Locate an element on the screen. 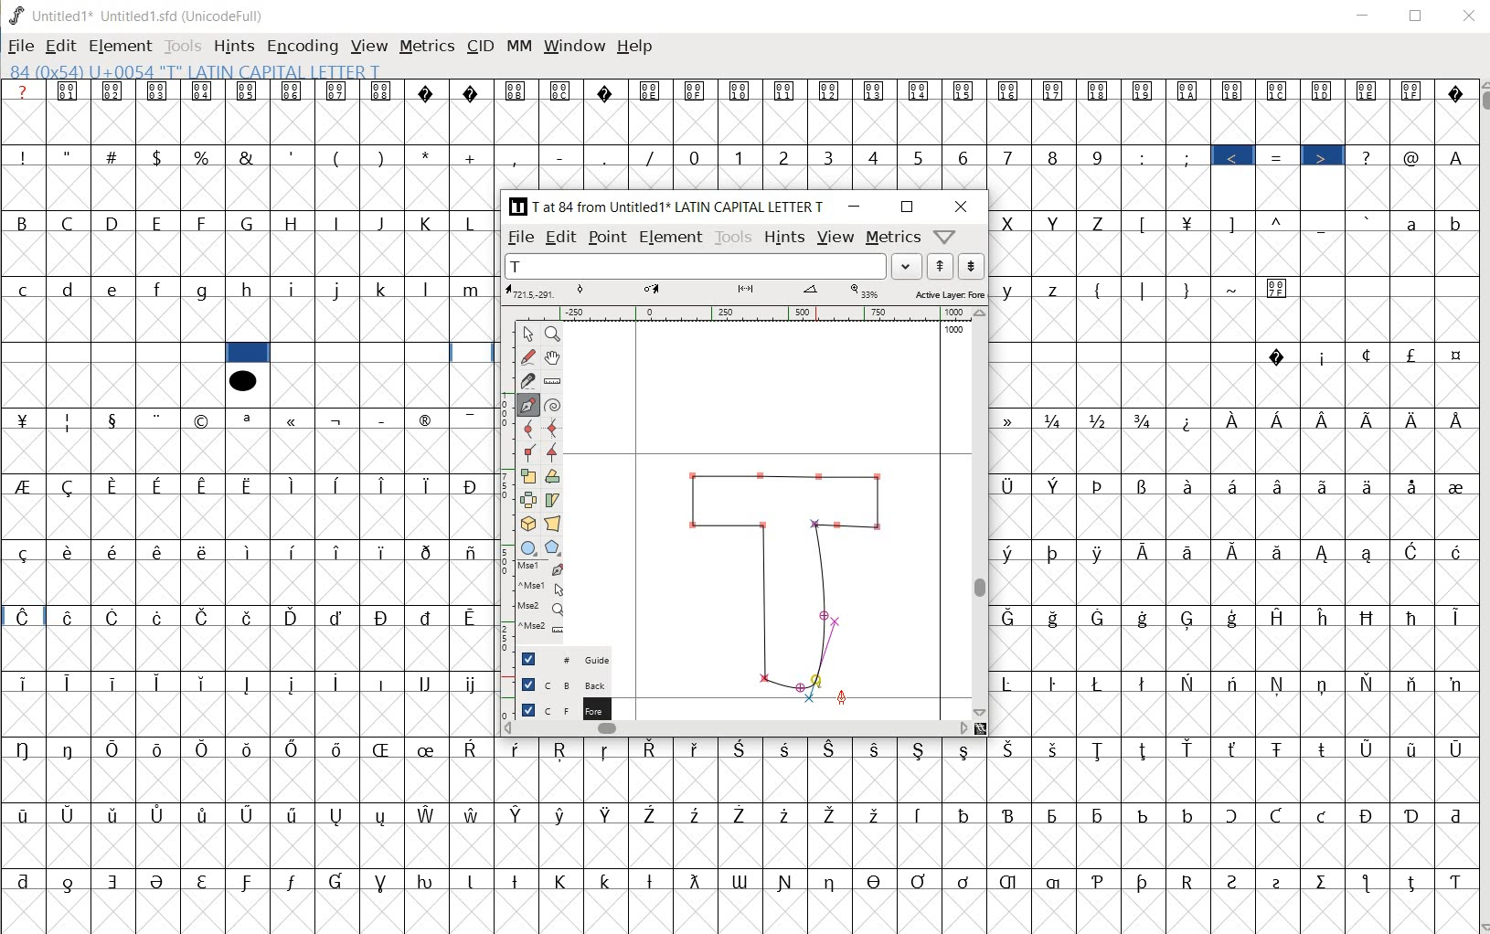 The height and width of the screenshot is (934, 1490). Symbol is located at coordinates (829, 748).